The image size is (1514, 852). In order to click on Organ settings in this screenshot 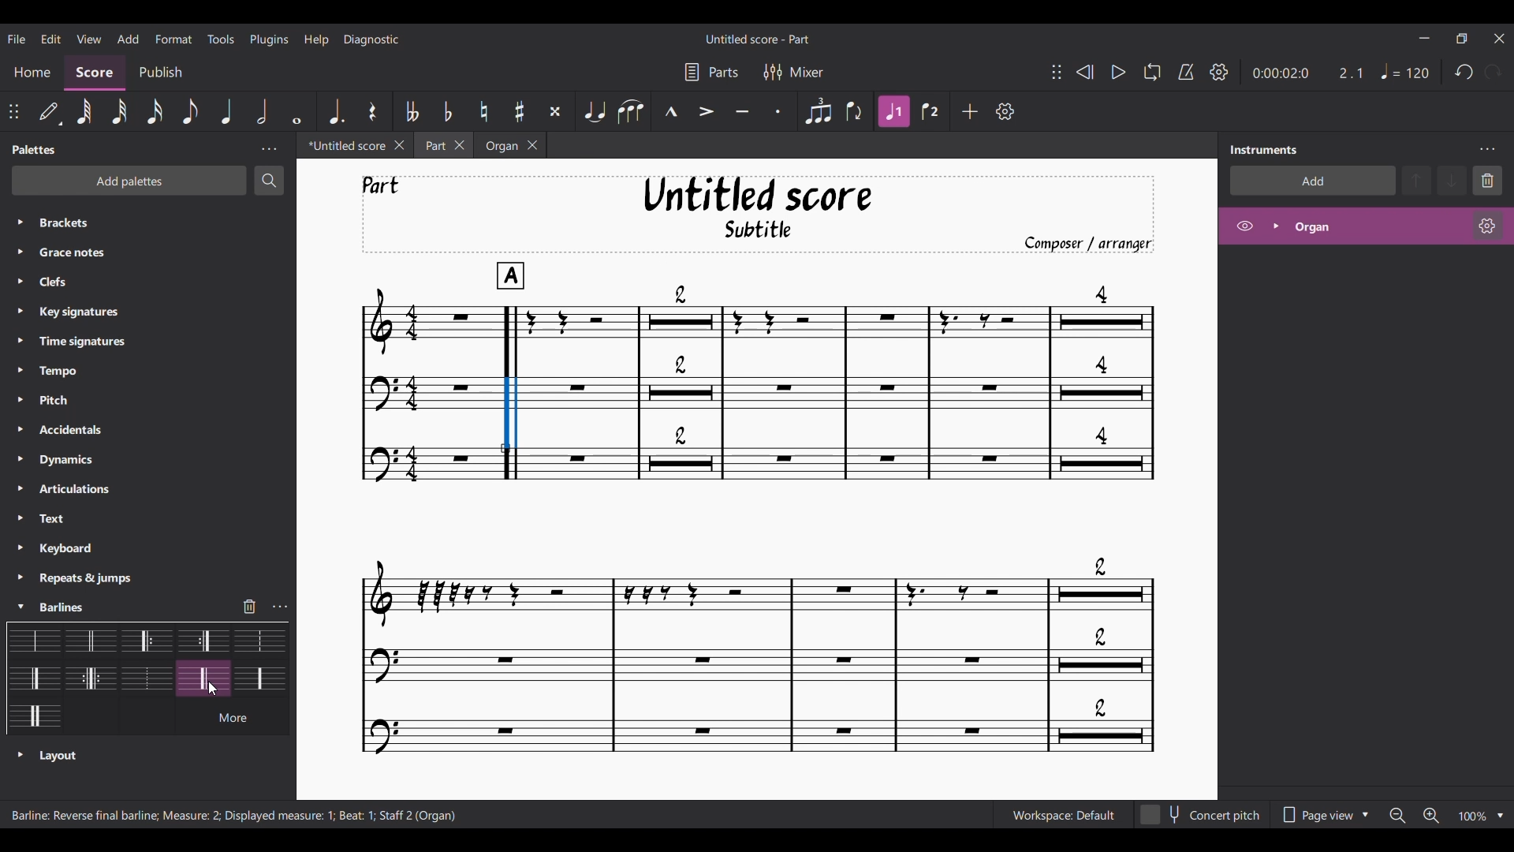, I will do `click(1487, 226)`.